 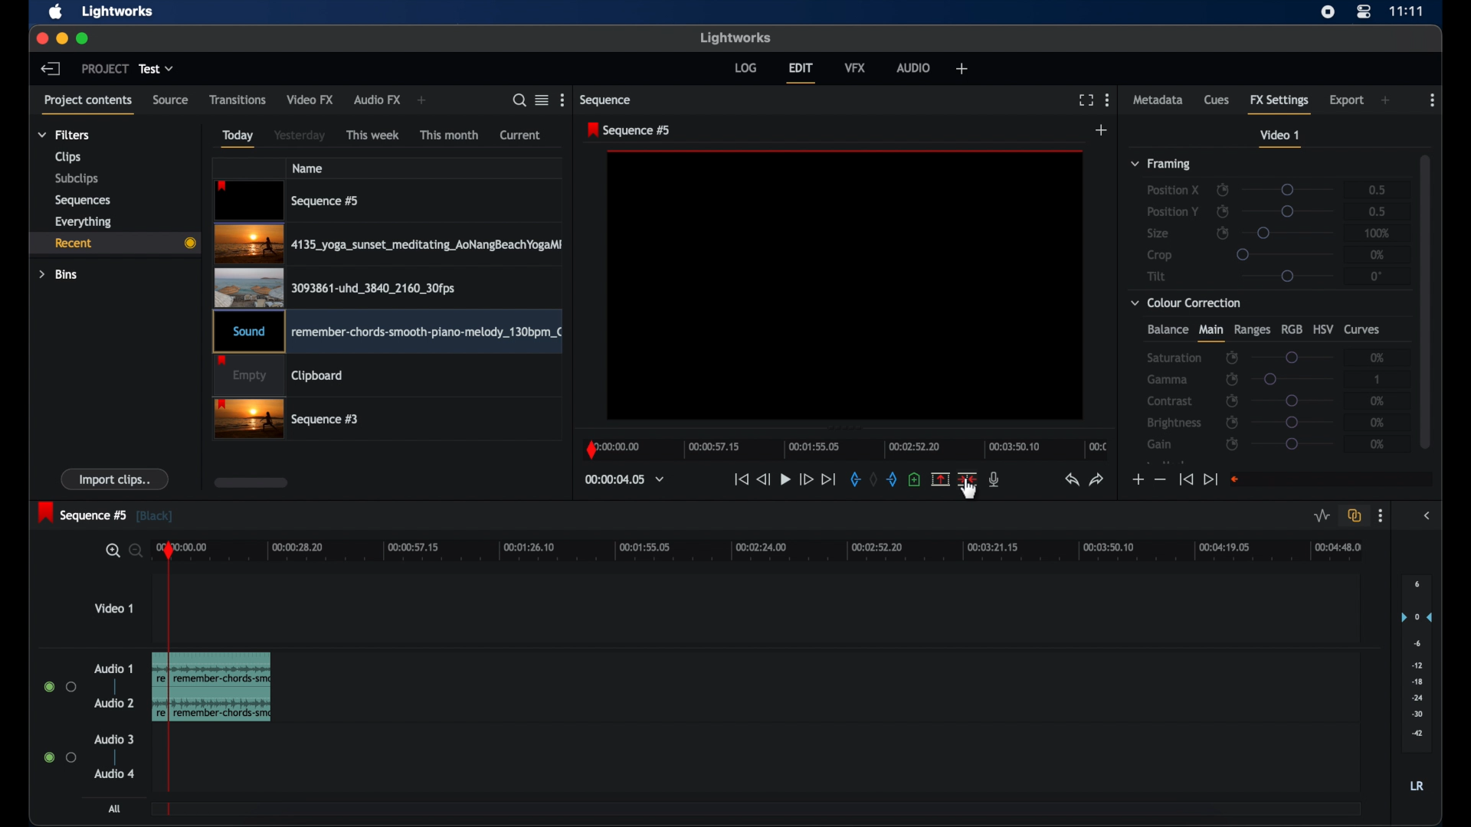 I want to click on enable/disable keyframes, so click(x=1231, y=379).